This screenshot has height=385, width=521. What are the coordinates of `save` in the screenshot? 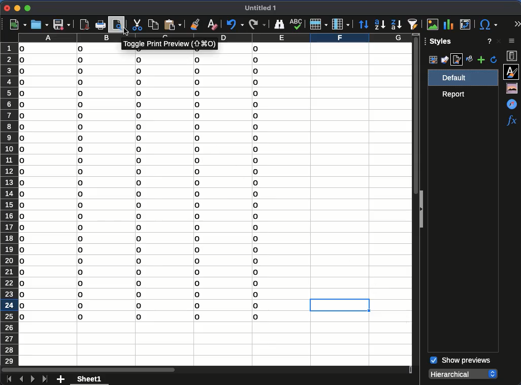 It's located at (61, 25).